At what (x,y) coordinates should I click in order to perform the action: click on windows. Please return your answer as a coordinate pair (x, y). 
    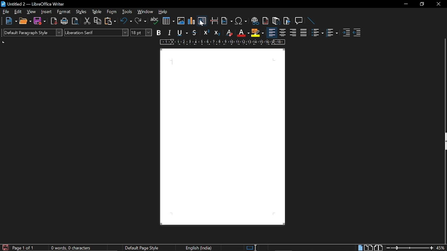
    Looking at the image, I should click on (145, 12).